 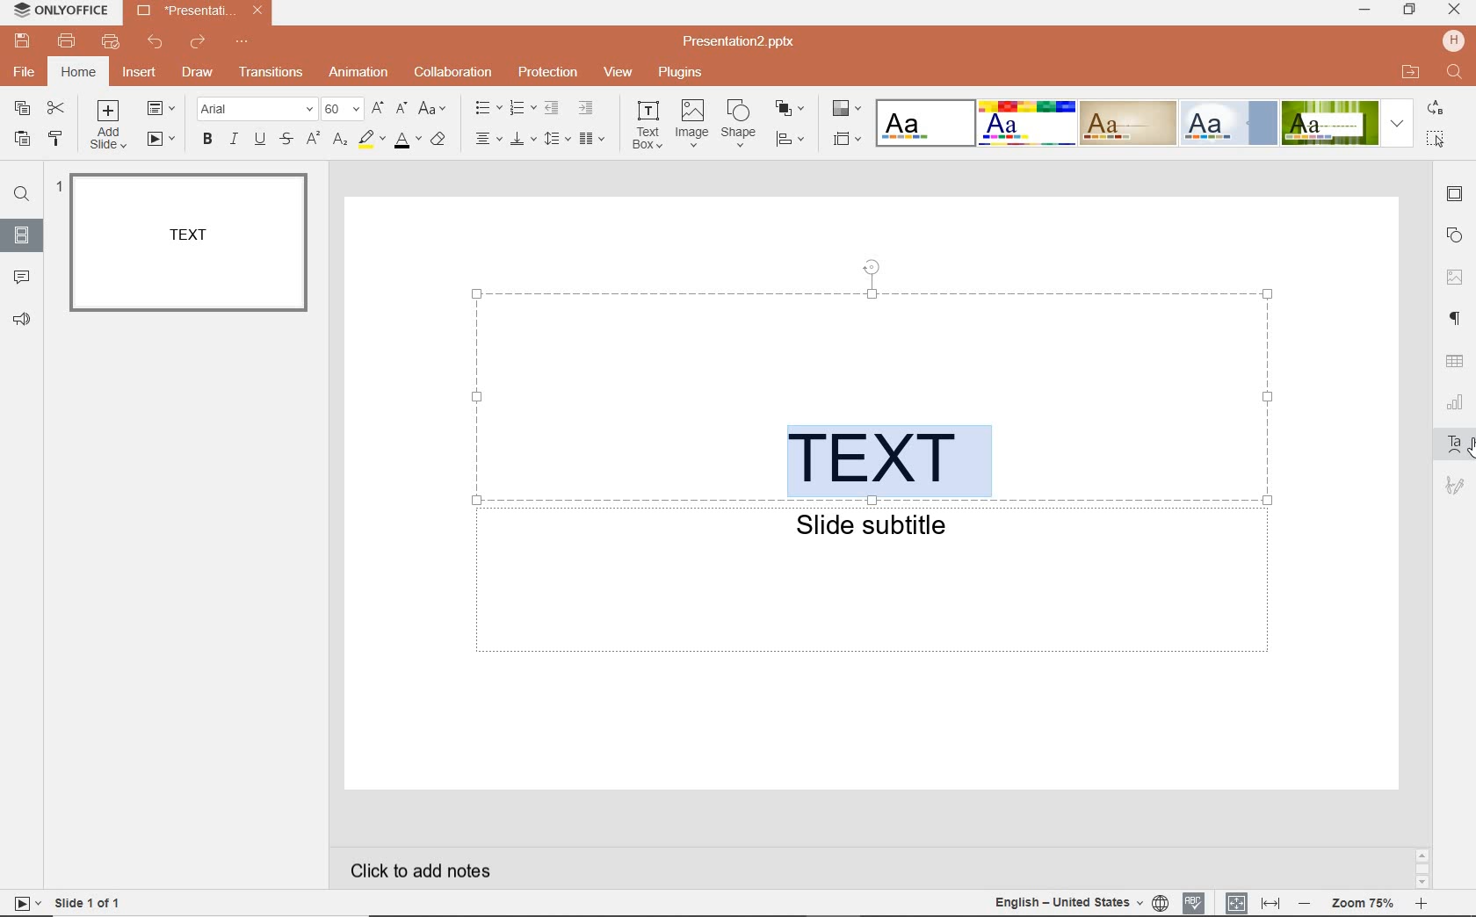 What do you see at coordinates (692, 124) in the screenshot?
I see `image` at bounding box center [692, 124].